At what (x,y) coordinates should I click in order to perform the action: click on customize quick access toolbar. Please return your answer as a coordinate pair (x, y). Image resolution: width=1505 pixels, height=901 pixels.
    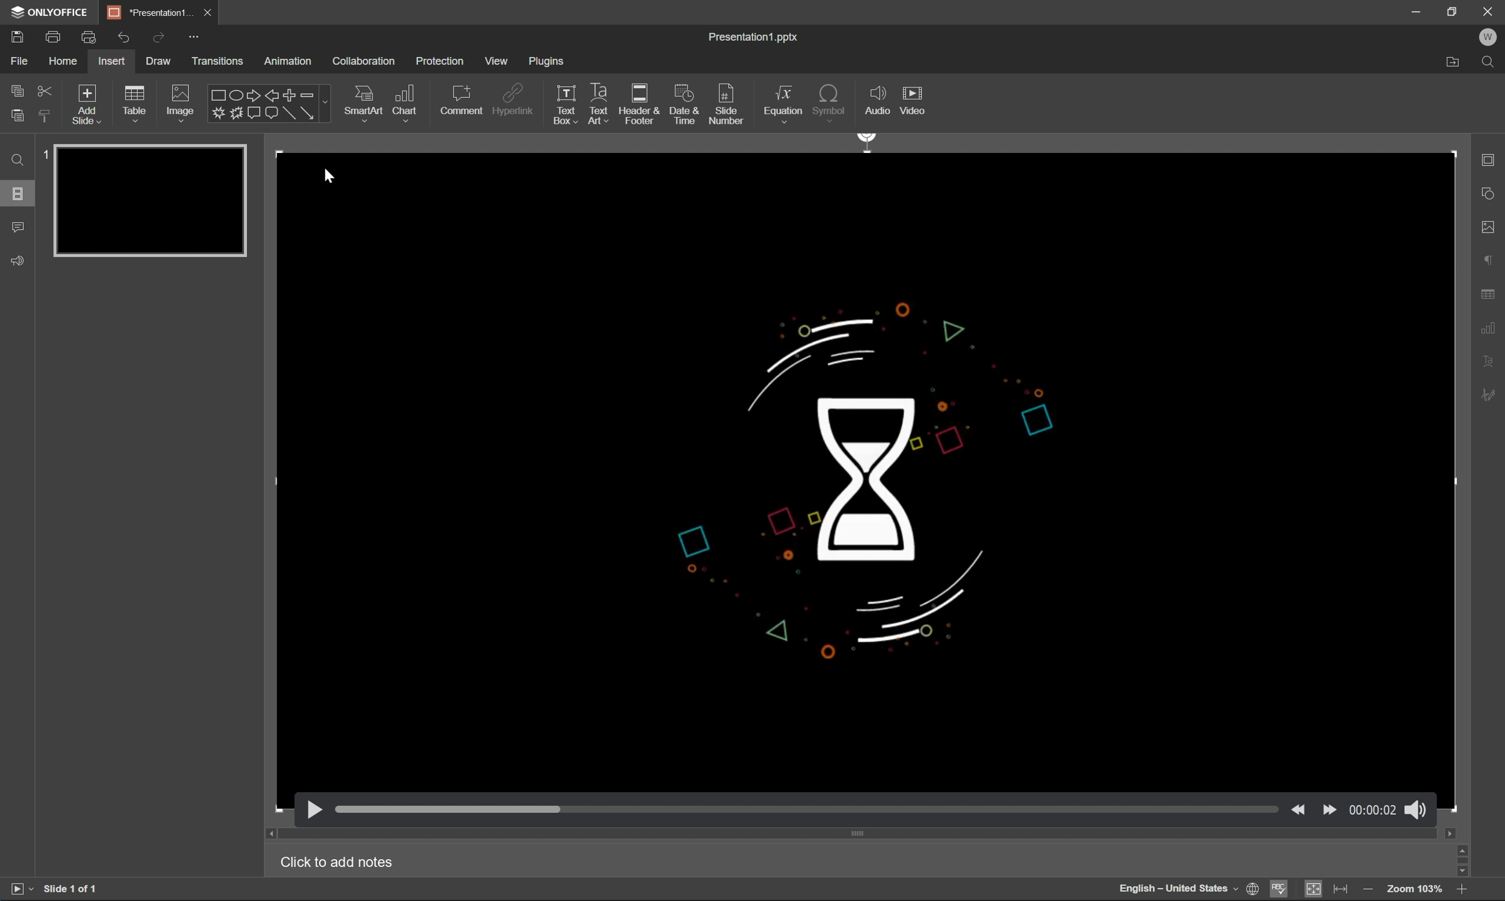
    Looking at the image, I should click on (197, 37).